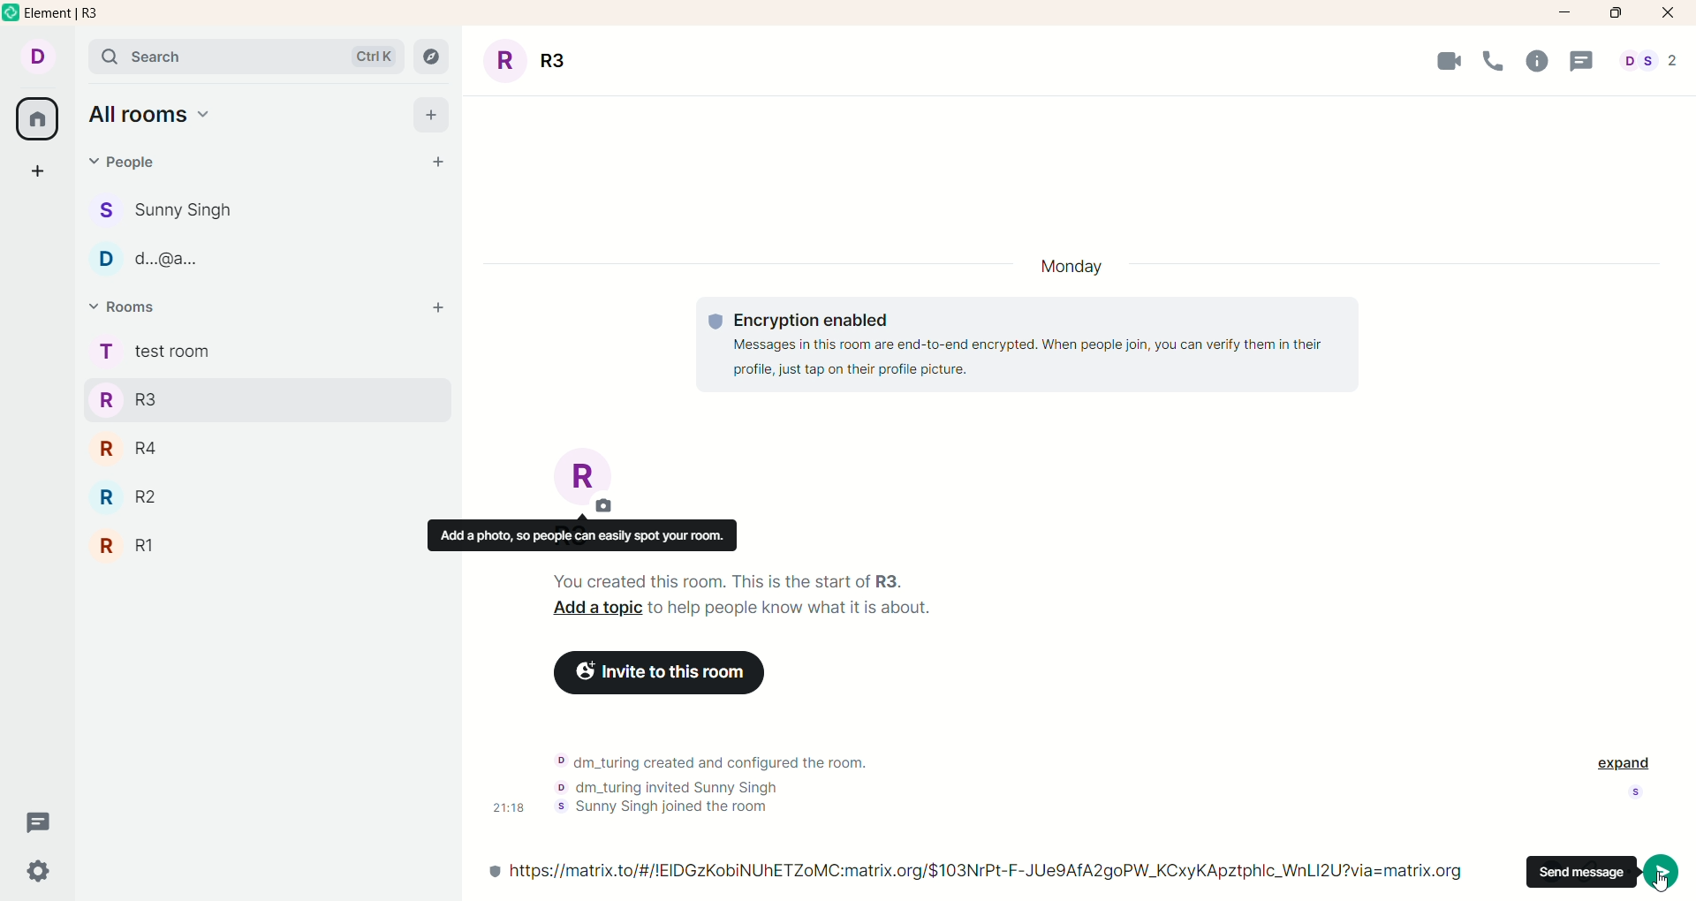 The width and height of the screenshot is (1696, 901). I want to click on add, so click(433, 117).